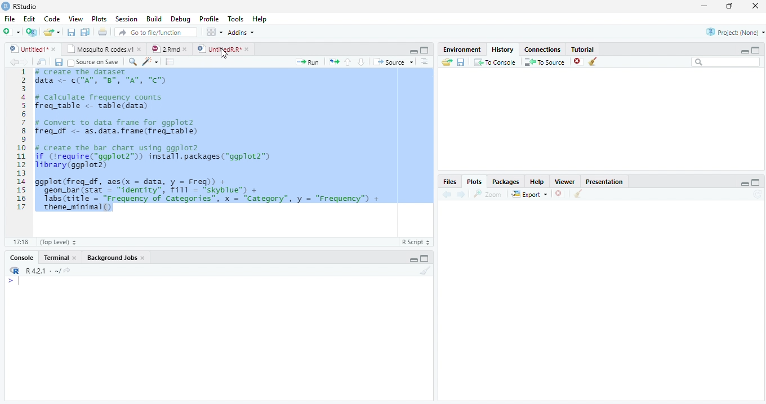 The height and width of the screenshot is (404, 766). What do you see at coordinates (52, 33) in the screenshot?
I see `Open an existing file` at bounding box center [52, 33].